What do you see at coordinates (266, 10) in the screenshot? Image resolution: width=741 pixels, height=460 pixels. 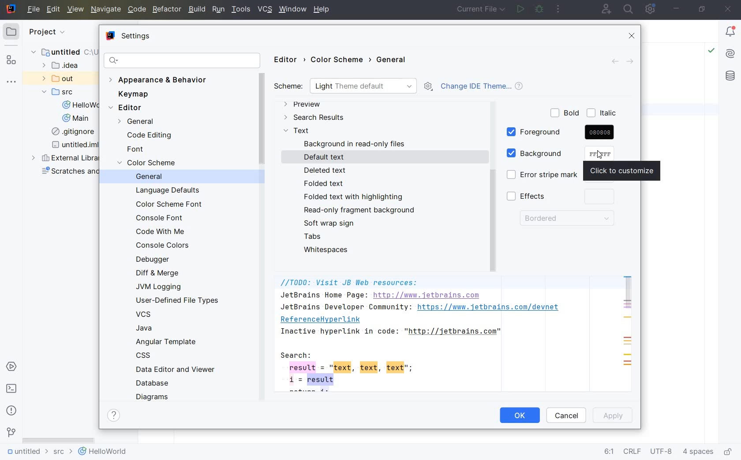 I see `VCS` at bounding box center [266, 10].